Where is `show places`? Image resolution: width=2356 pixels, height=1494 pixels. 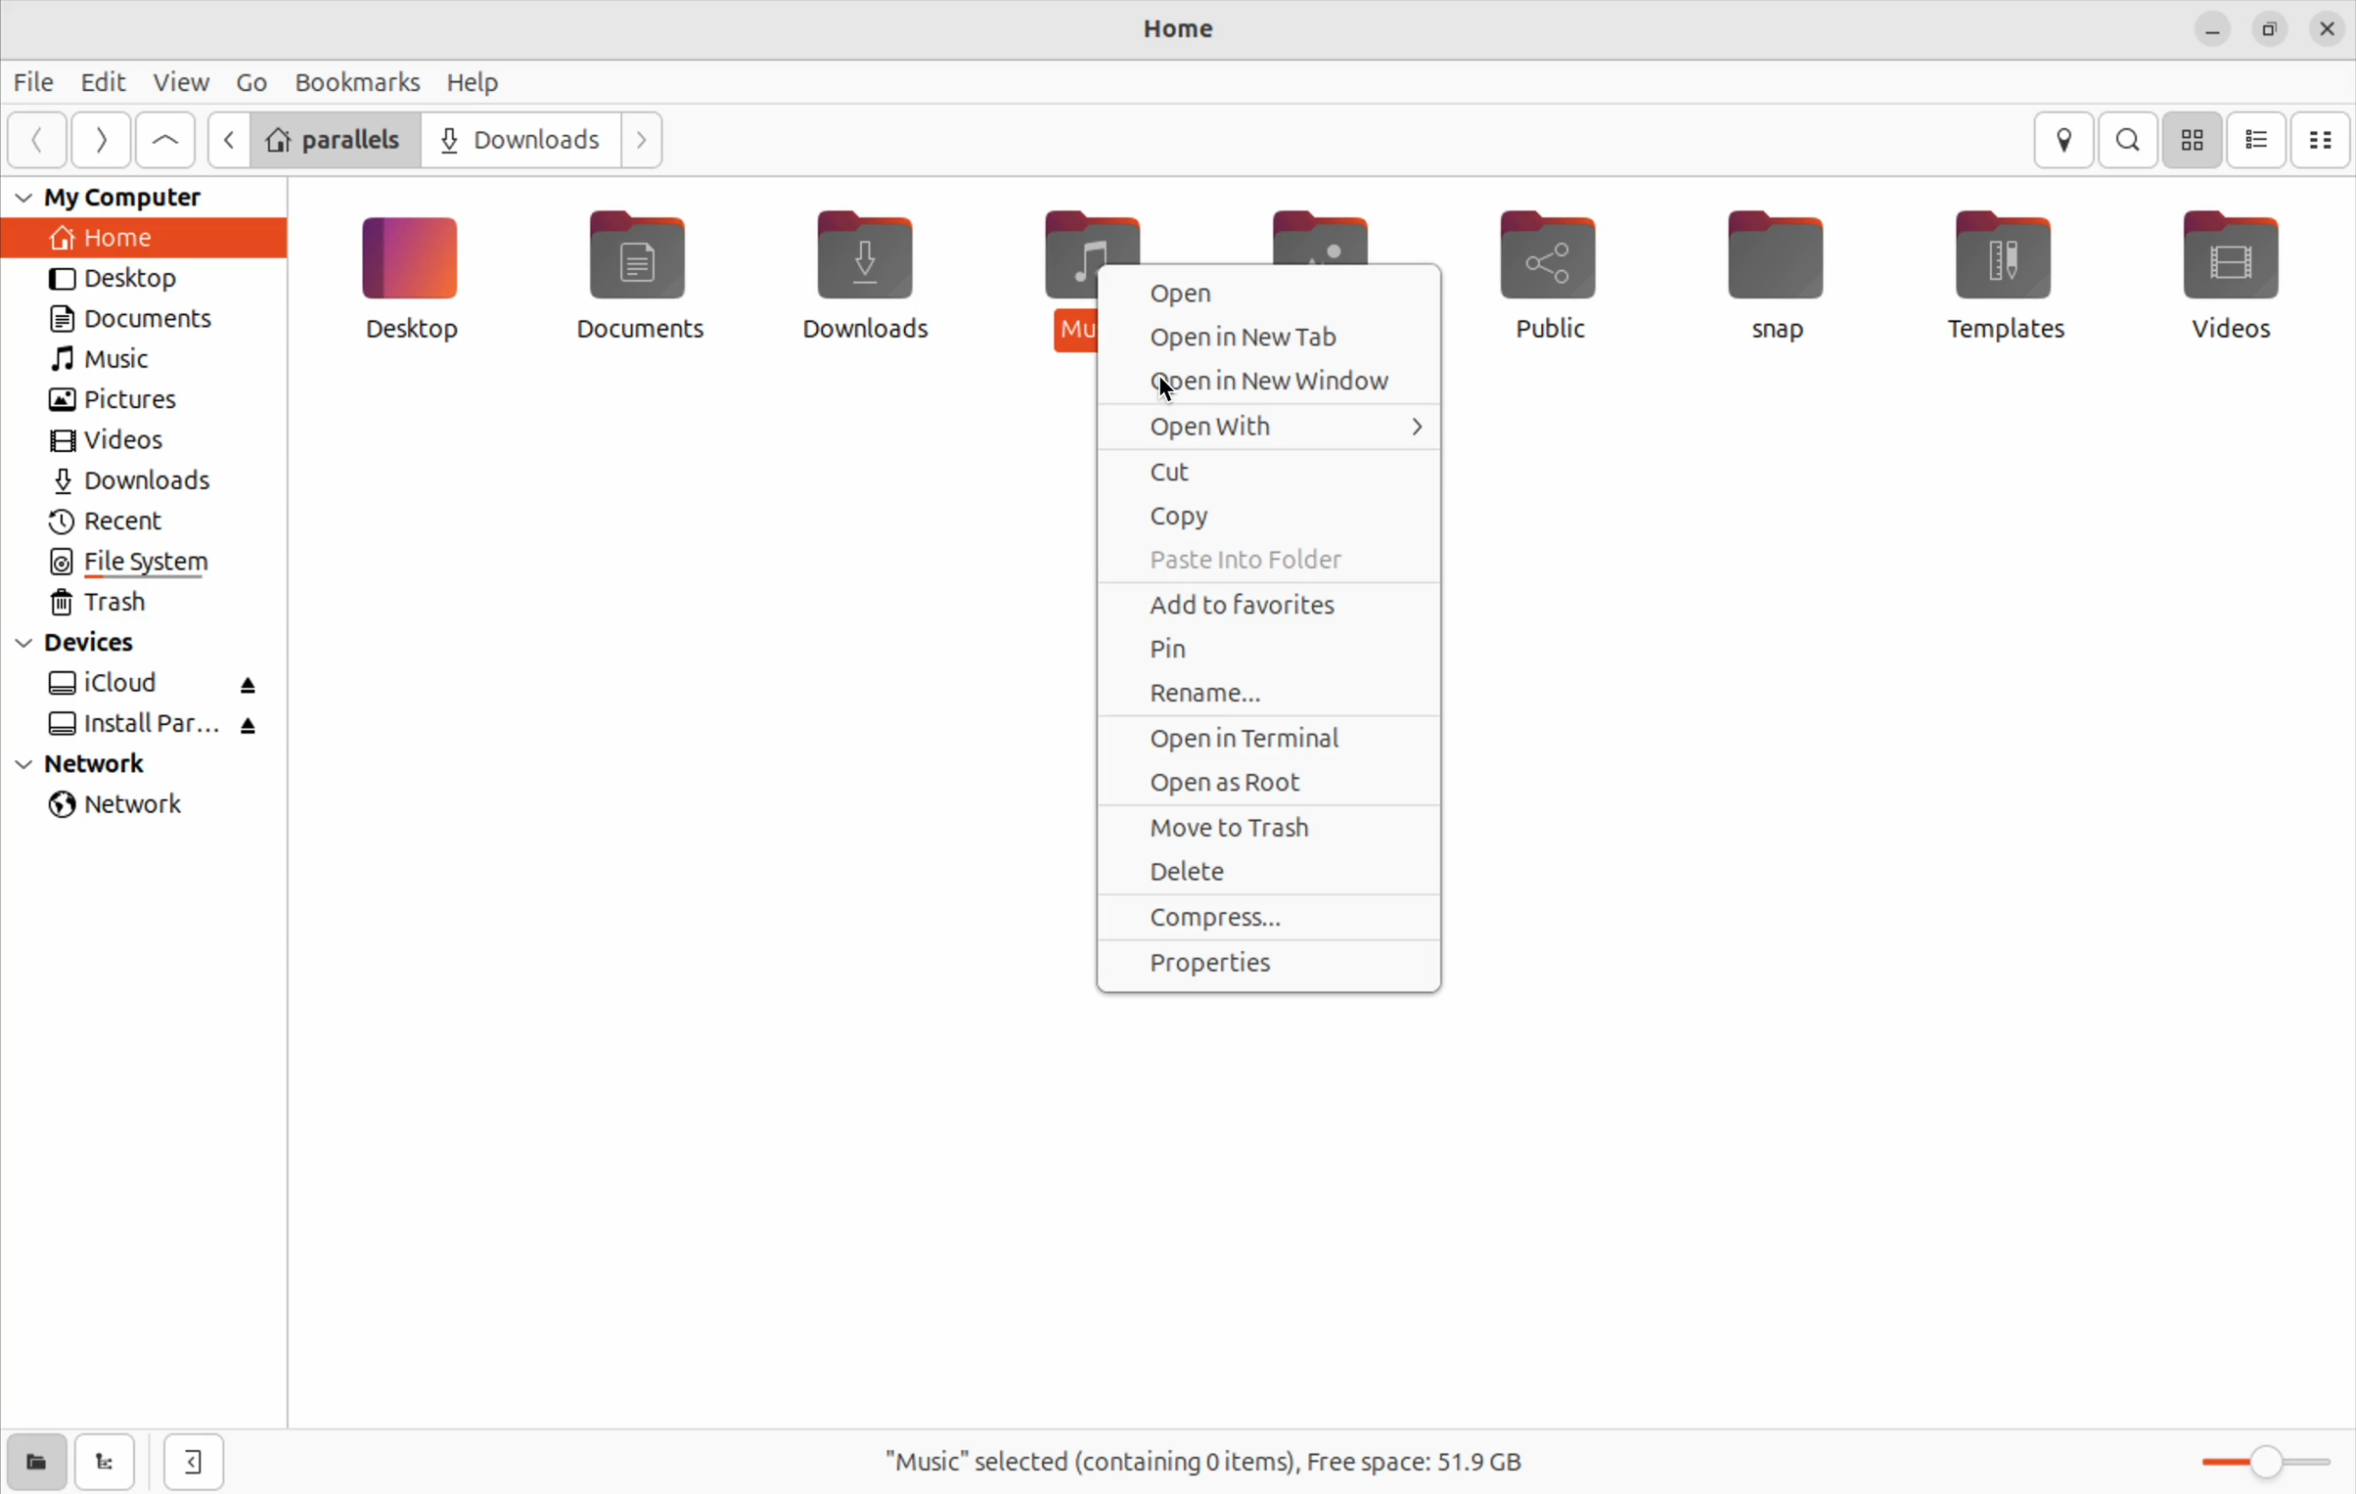 show places is located at coordinates (31, 1461).